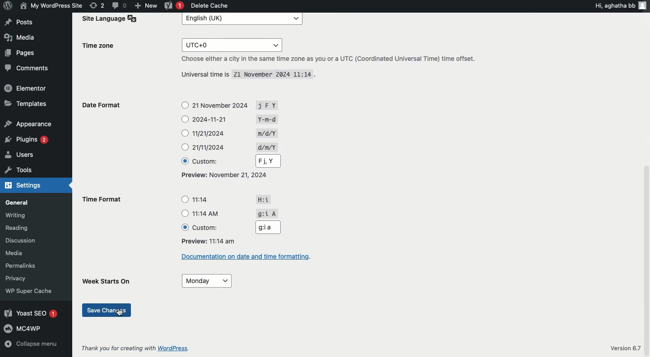 This screenshot has height=357, width=650. I want to click on Yoast, so click(175, 5).